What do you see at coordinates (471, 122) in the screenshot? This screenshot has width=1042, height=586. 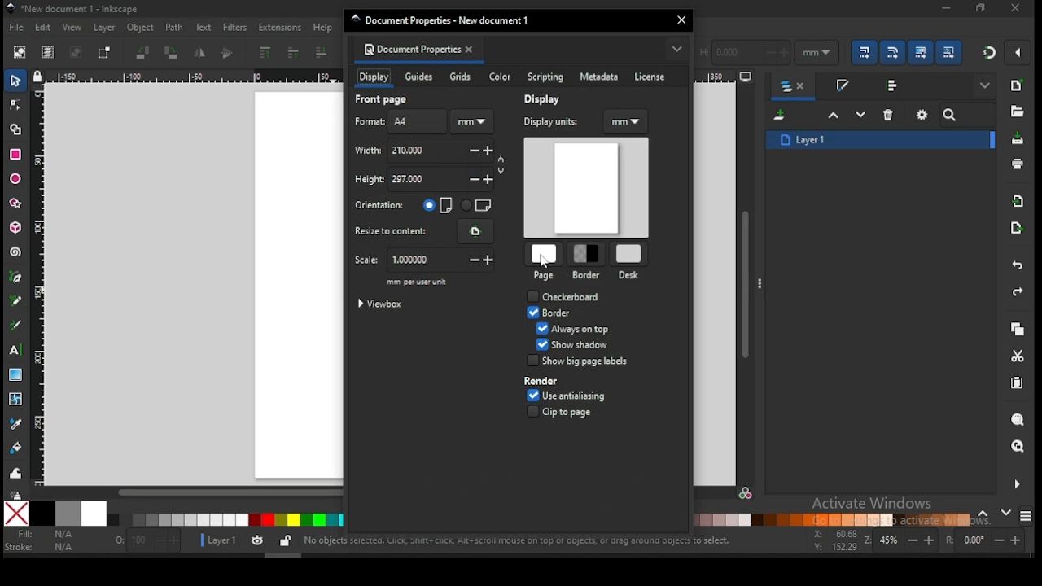 I see `units` at bounding box center [471, 122].